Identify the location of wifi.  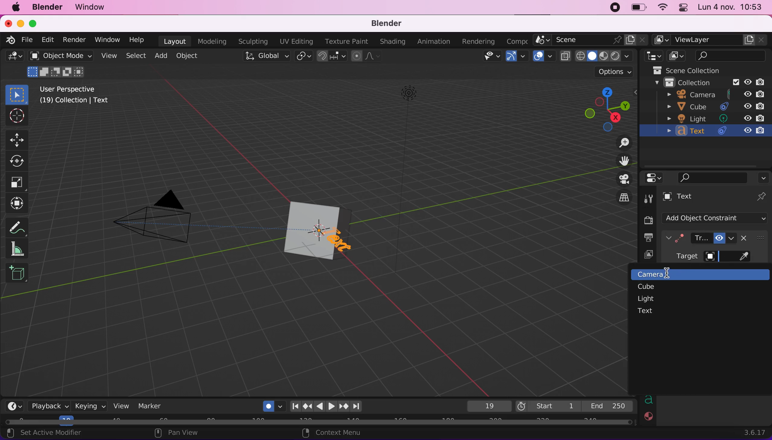
(663, 8).